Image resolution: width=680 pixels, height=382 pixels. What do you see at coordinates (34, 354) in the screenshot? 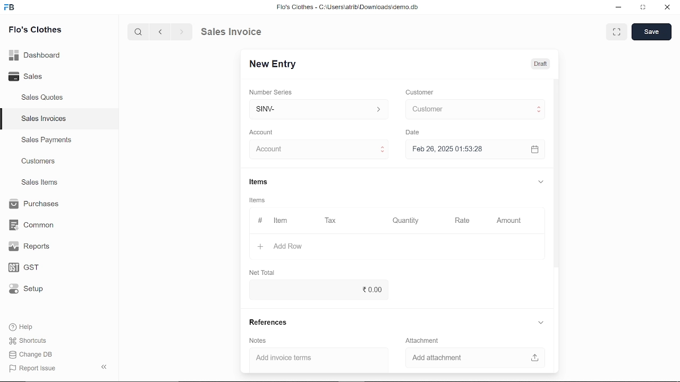
I see `Change DB` at bounding box center [34, 354].